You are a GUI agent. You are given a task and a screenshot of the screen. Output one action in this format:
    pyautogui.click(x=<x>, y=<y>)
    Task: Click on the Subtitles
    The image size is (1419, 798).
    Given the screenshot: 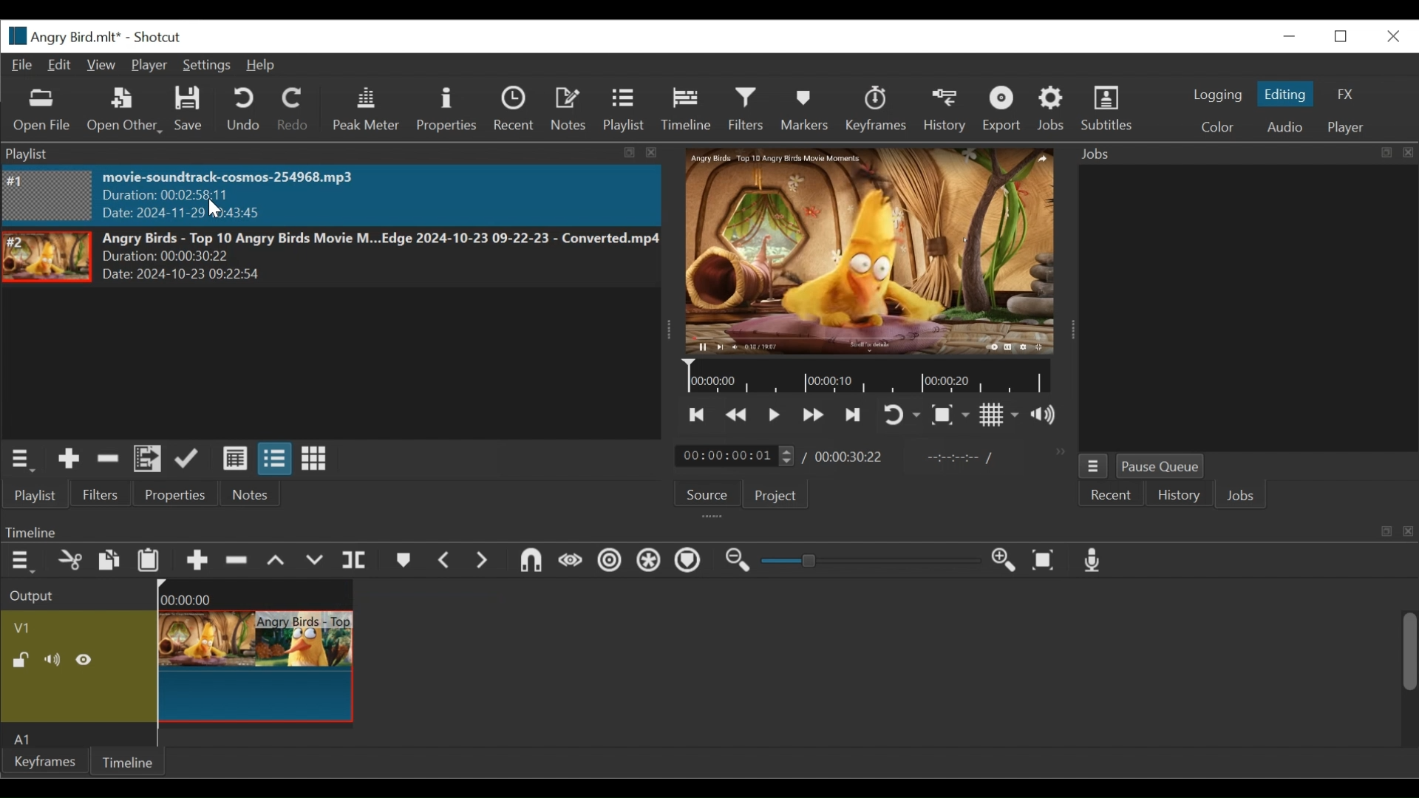 What is the action you would take?
    pyautogui.click(x=1112, y=110)
    